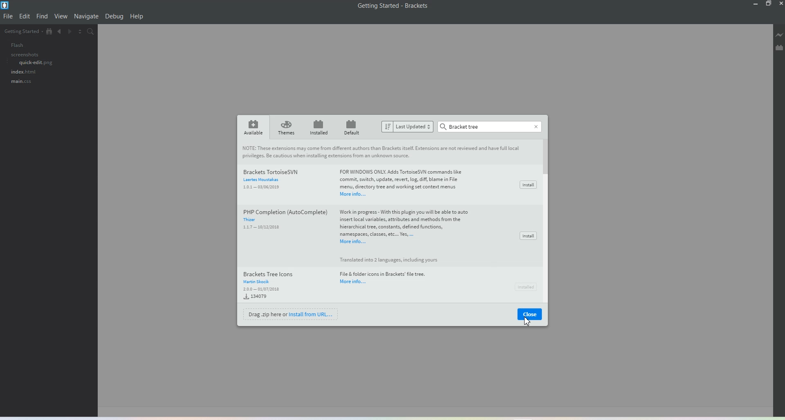 Image resolution: width=785 pixels, height=420 pixels. What do you see at coordinates (287, 127) in the screenshot?
I see `Theme` at bounding box center [287, 127].